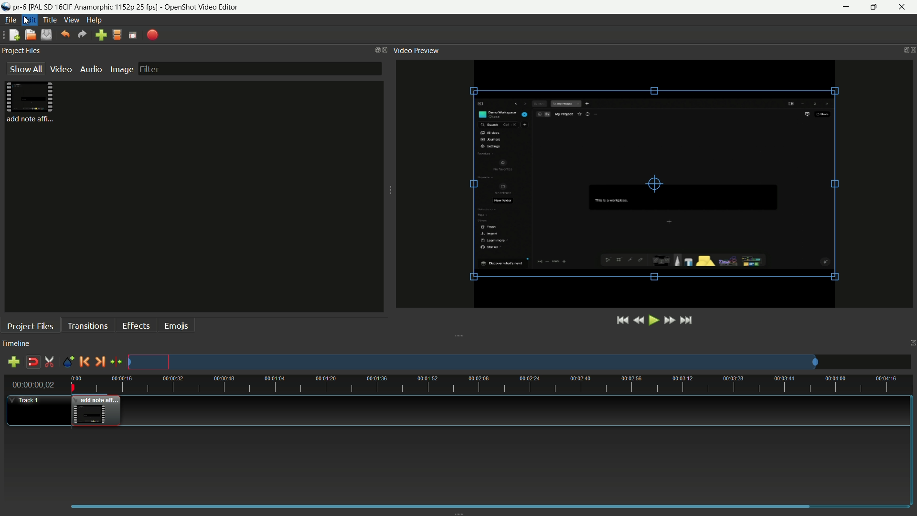 The width and height of the screenshot is (917, 516). Describe the element at coordinates (176, 326) in the screenshot. I see `emojis` at that location.